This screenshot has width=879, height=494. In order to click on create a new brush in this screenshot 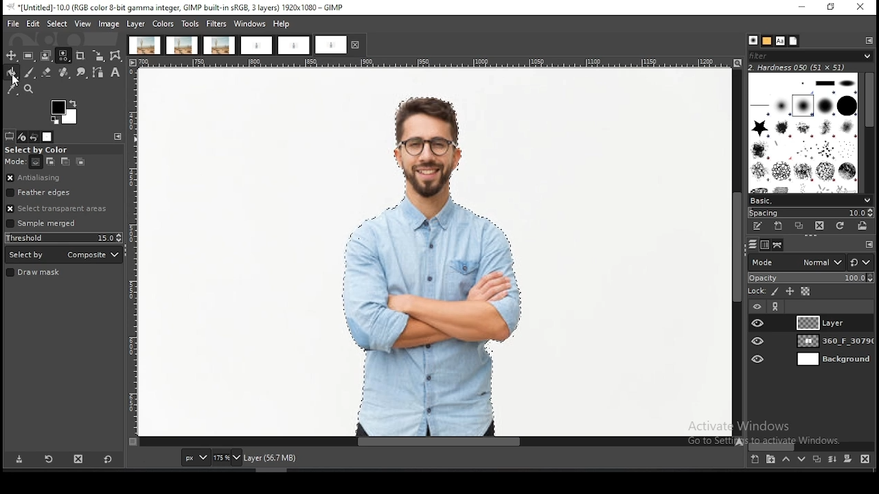, I will do `click(779, 226)`.